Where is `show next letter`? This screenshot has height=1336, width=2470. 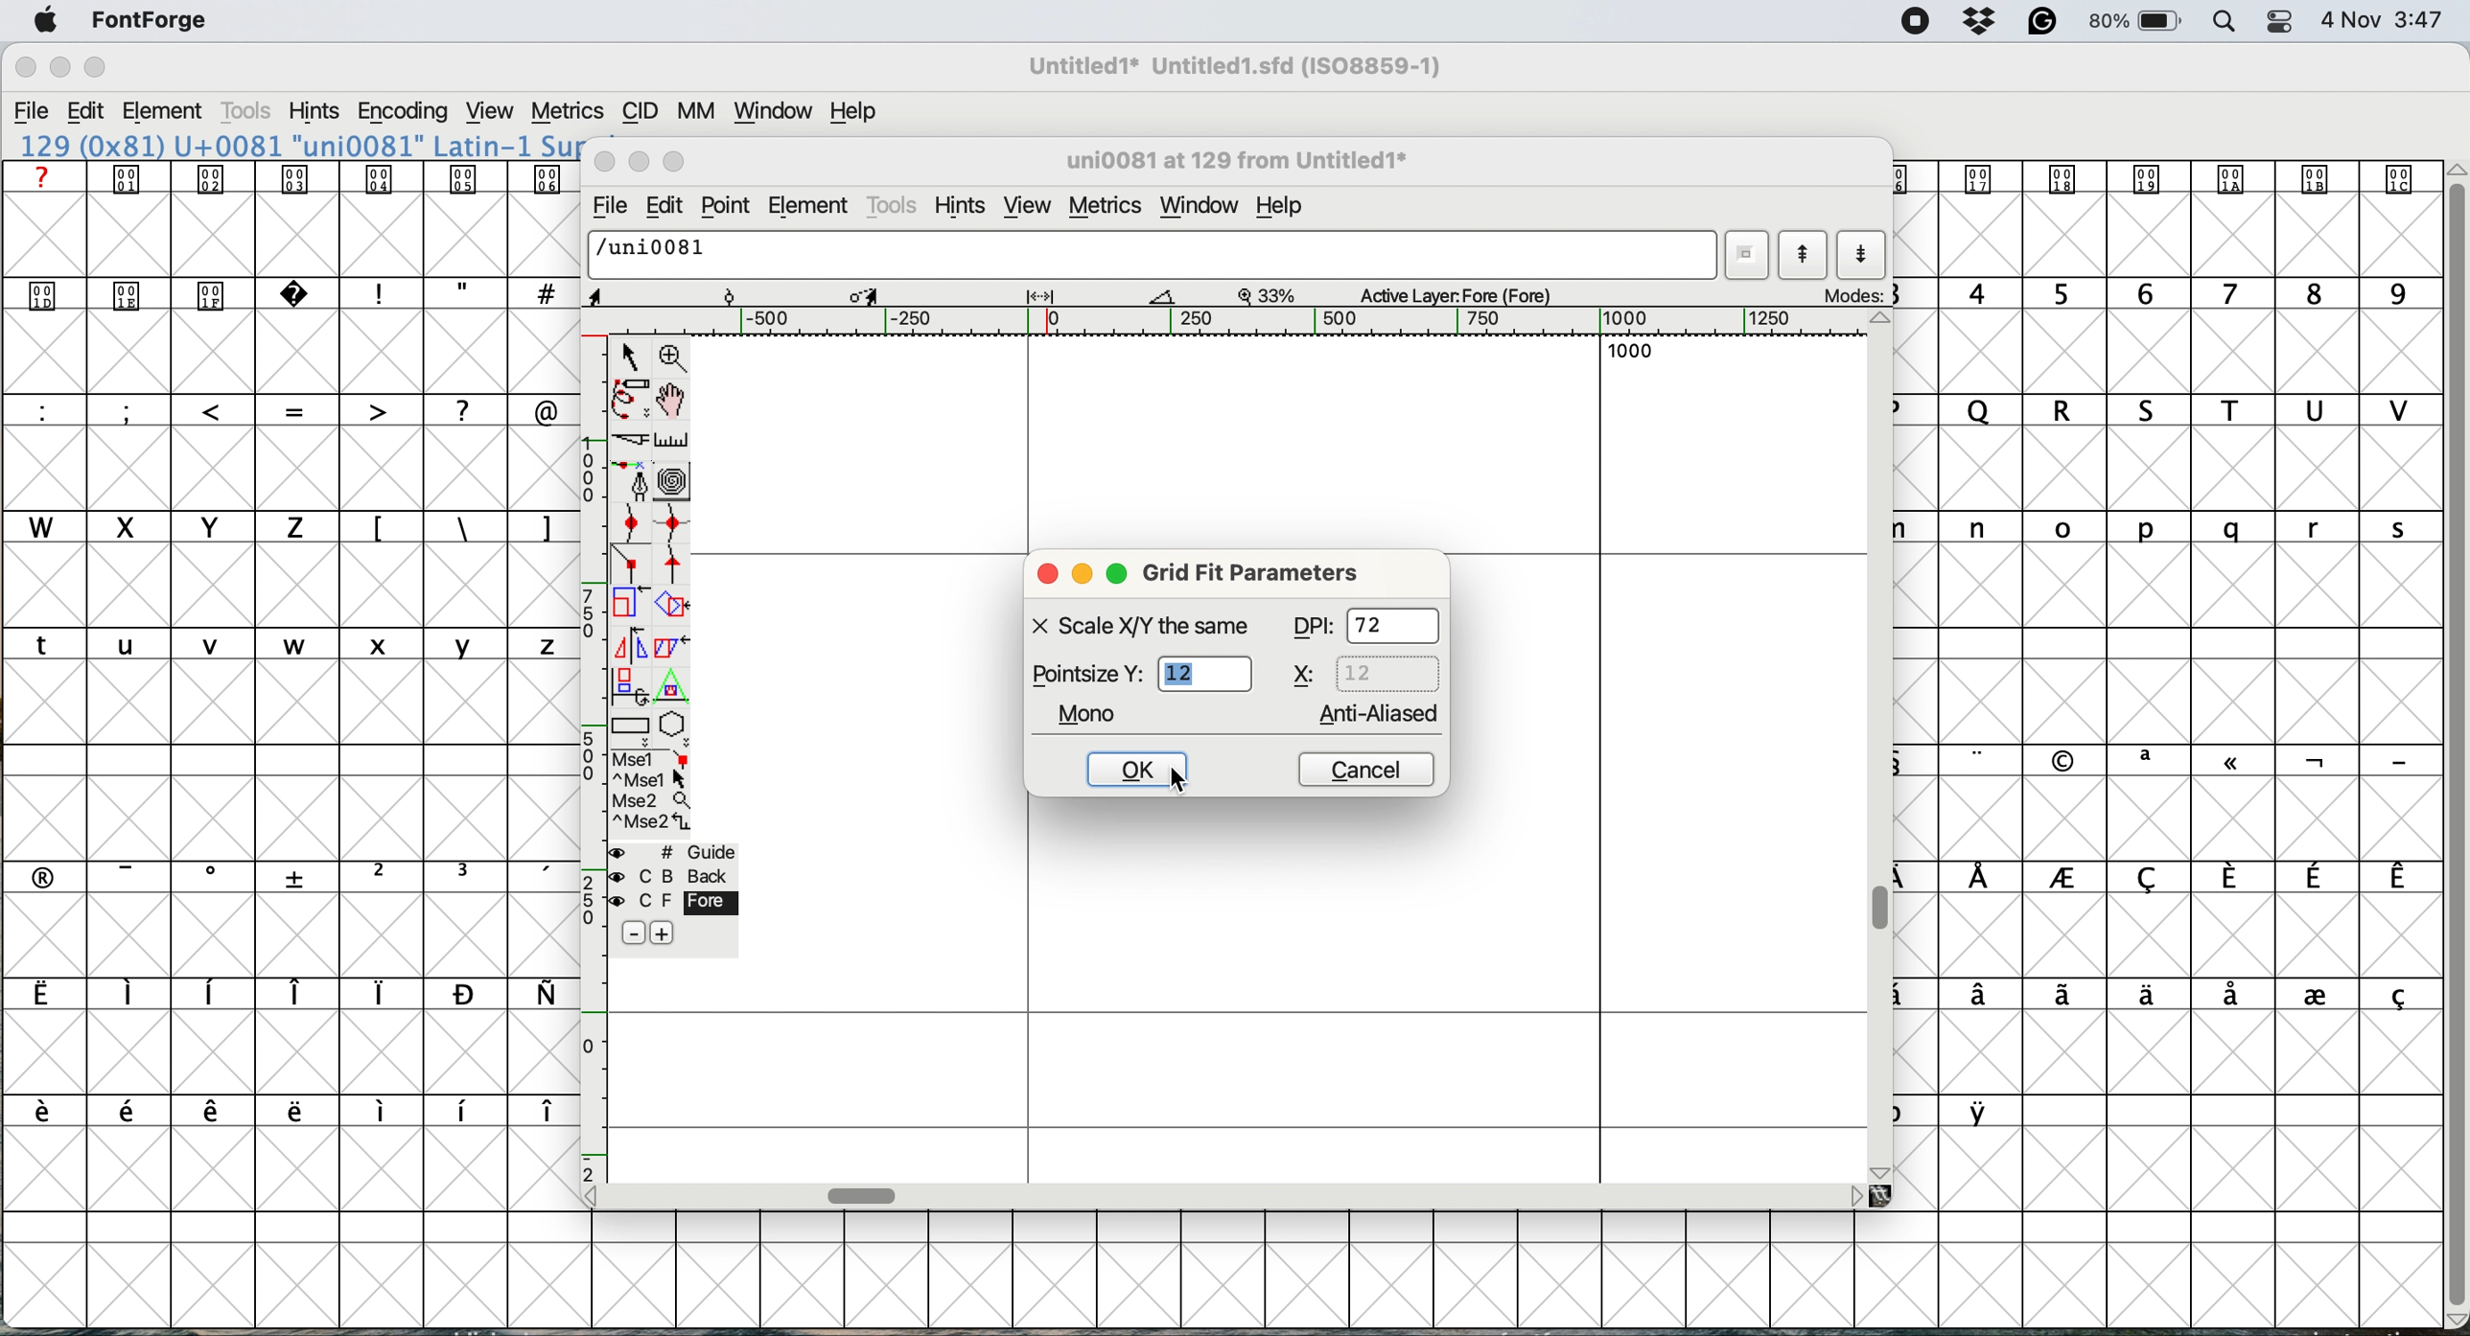 show next letter is located at coordinates (1860, 253).